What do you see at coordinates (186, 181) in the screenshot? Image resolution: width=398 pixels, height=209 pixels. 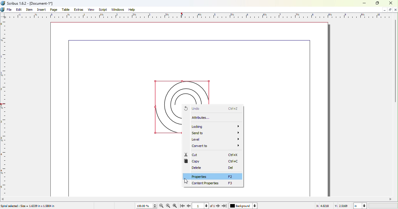 I see `Cursor` at bounding box center [186, 181].